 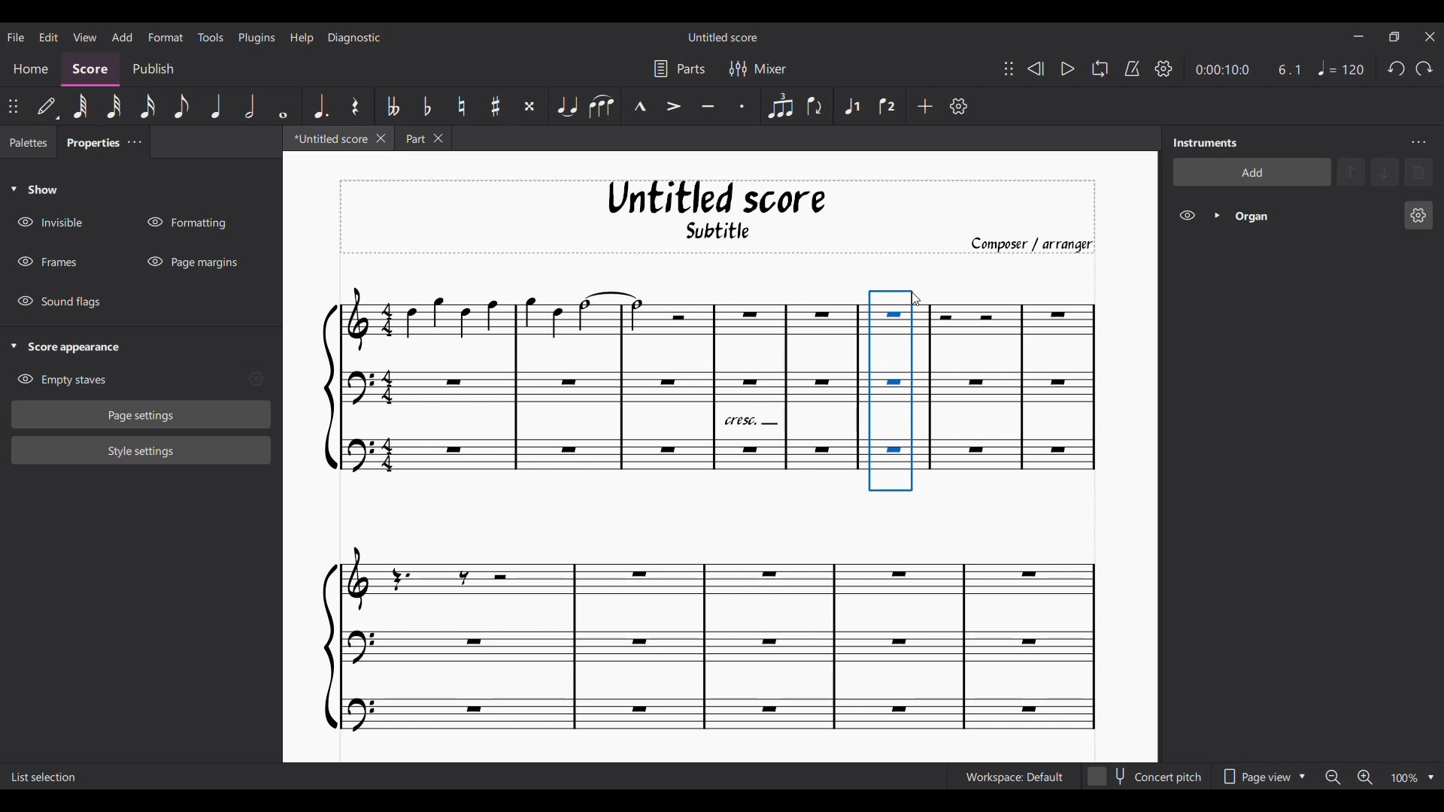 I want to click on Looping playback , so click(x=1100, y=68).